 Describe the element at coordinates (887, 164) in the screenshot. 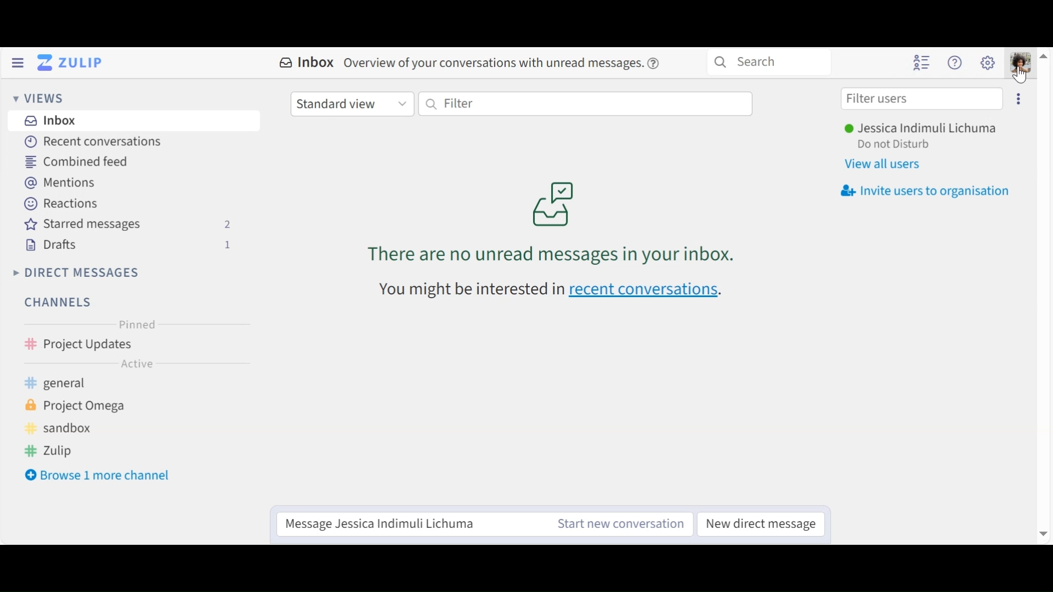

I see `View all users` at that location.